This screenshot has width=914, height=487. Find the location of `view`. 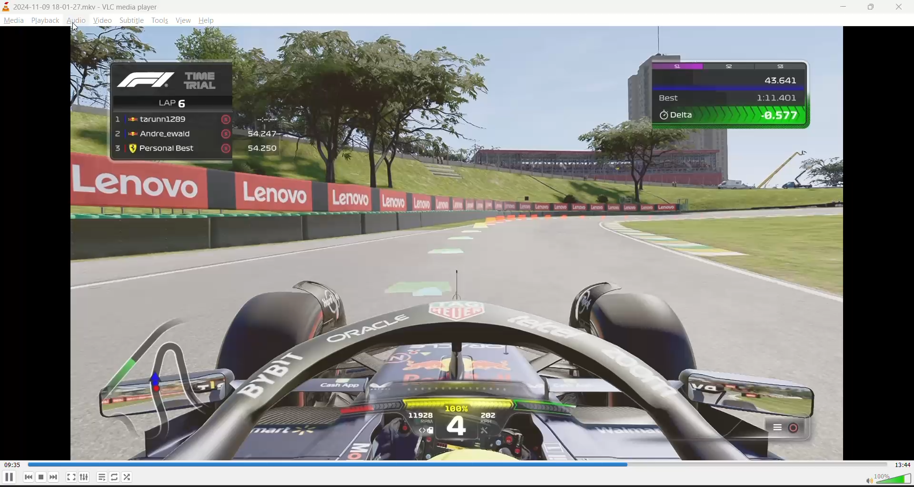

view is located at coordinates (185, 21).